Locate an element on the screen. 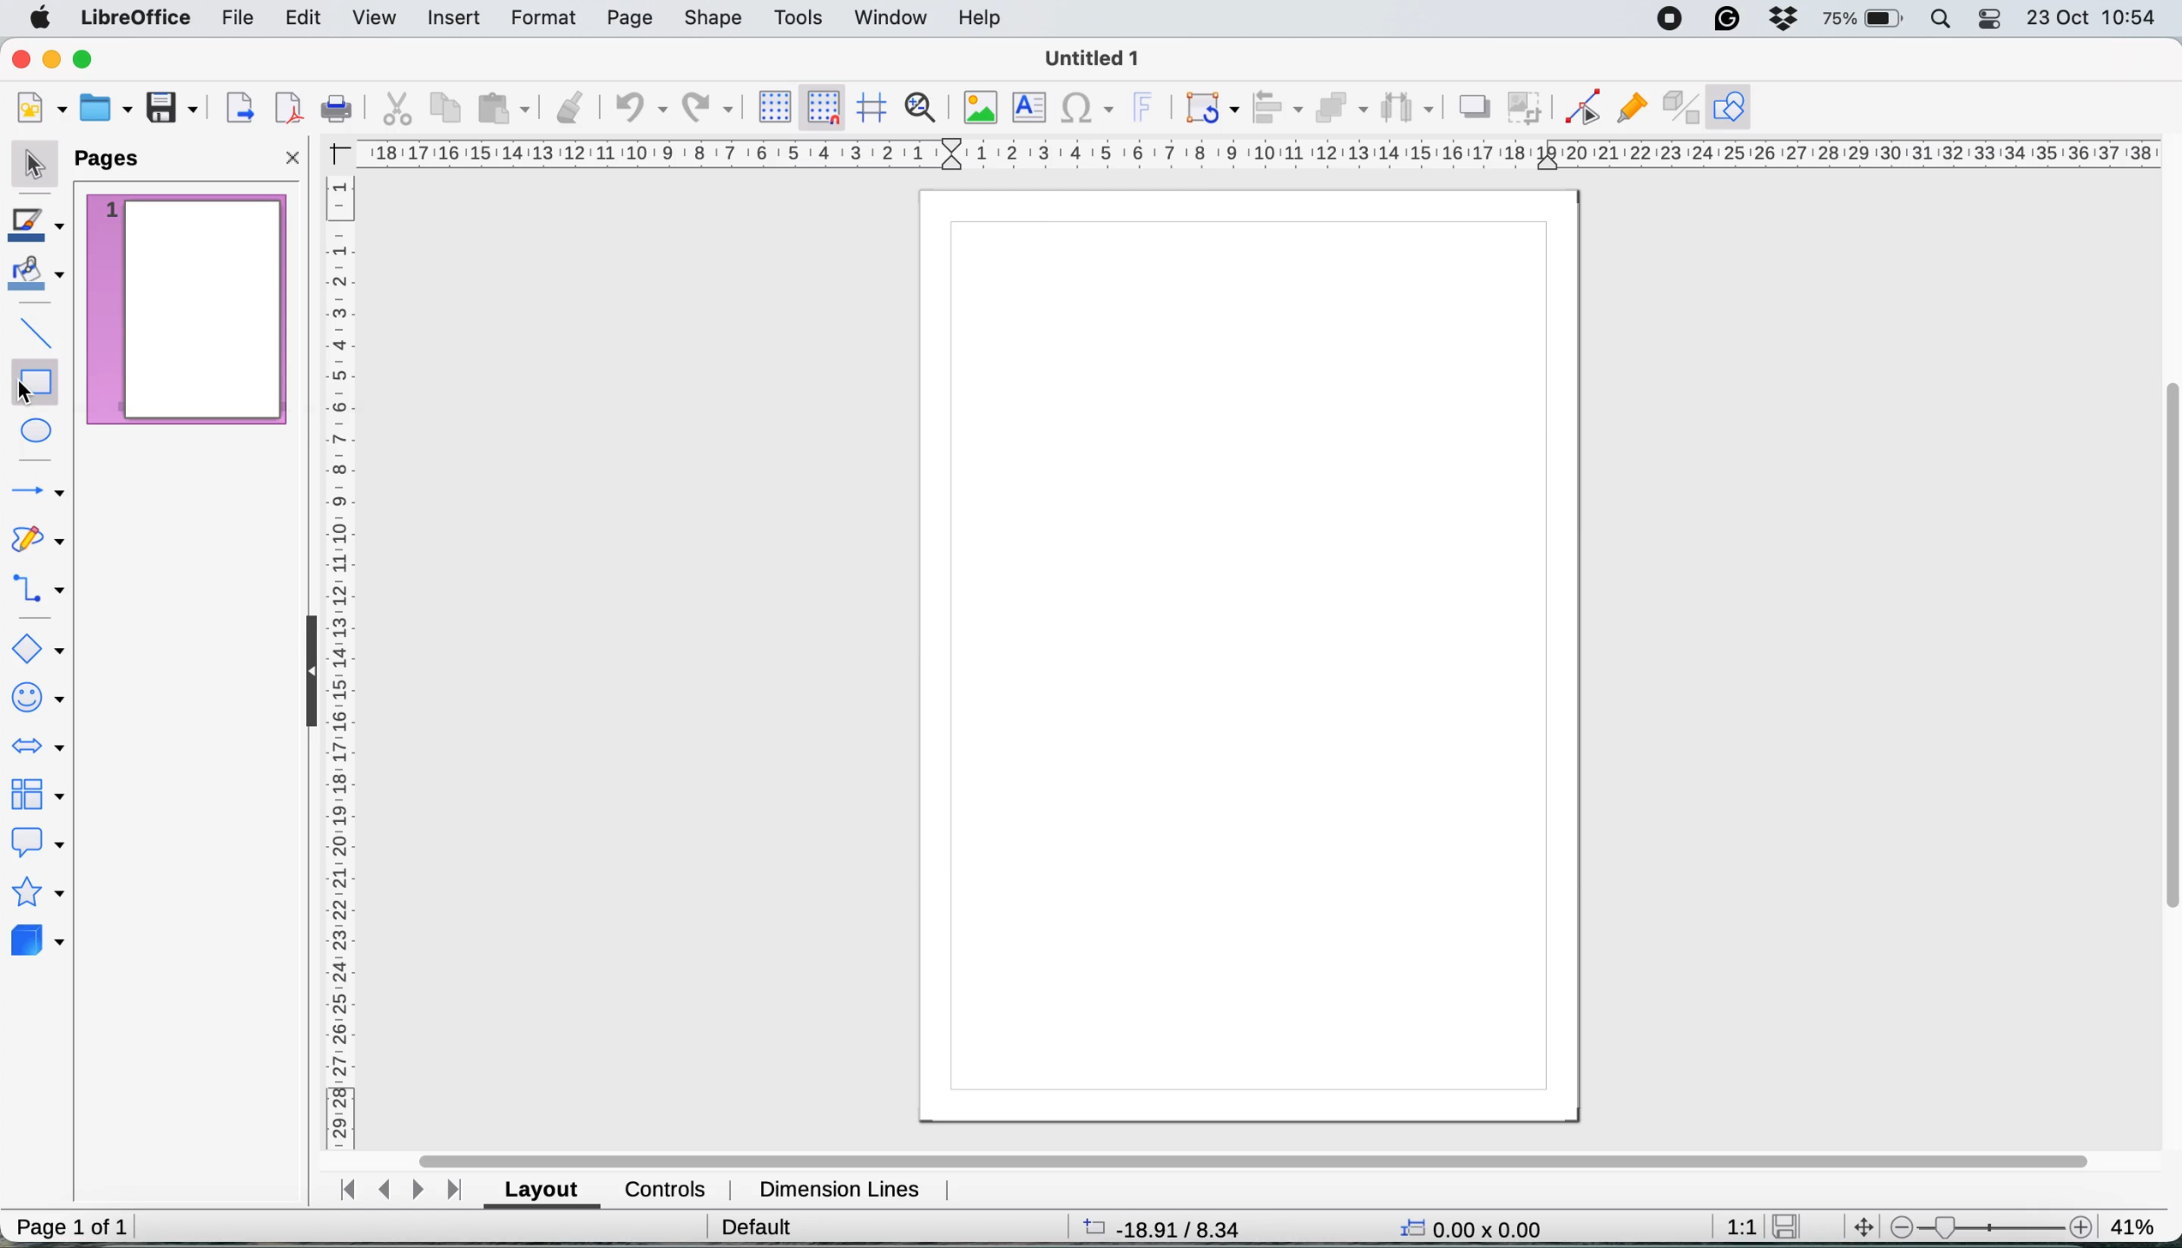  copy is located at coordinates (451, 108).